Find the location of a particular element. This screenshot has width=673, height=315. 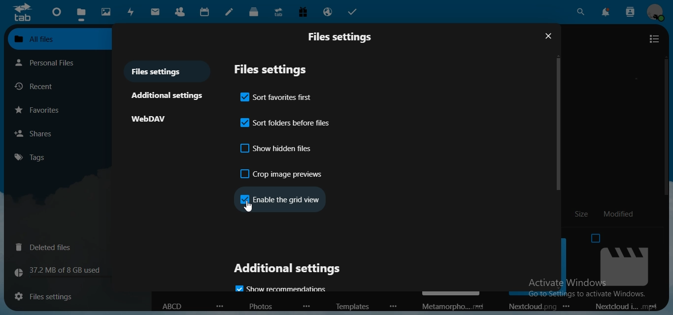

photos is located at coordinates (106, 12).